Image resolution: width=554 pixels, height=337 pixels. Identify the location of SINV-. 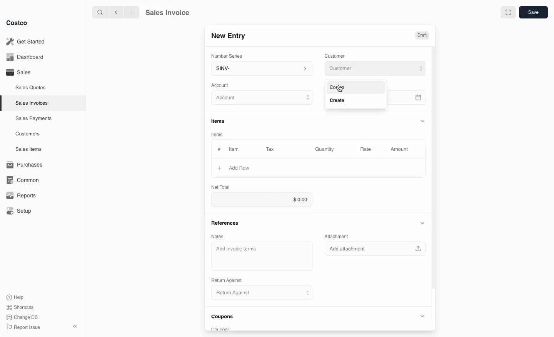
(260, 69).